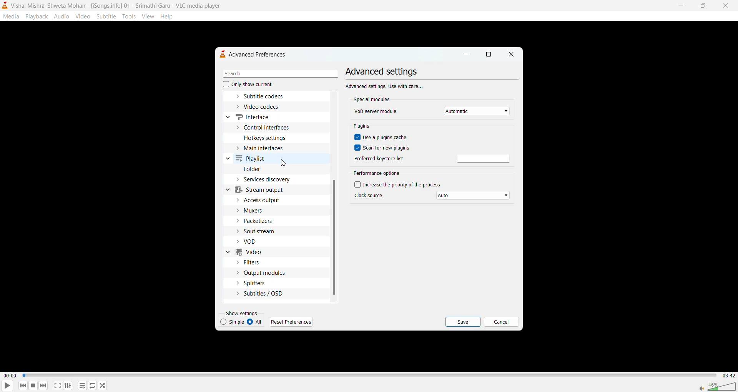 Image resolution: width=738 pixels, height=392 pixels. What do you see at coordinates (243, 313) in the screenshot?
I see `show settings` at bounding box center [243, 313].